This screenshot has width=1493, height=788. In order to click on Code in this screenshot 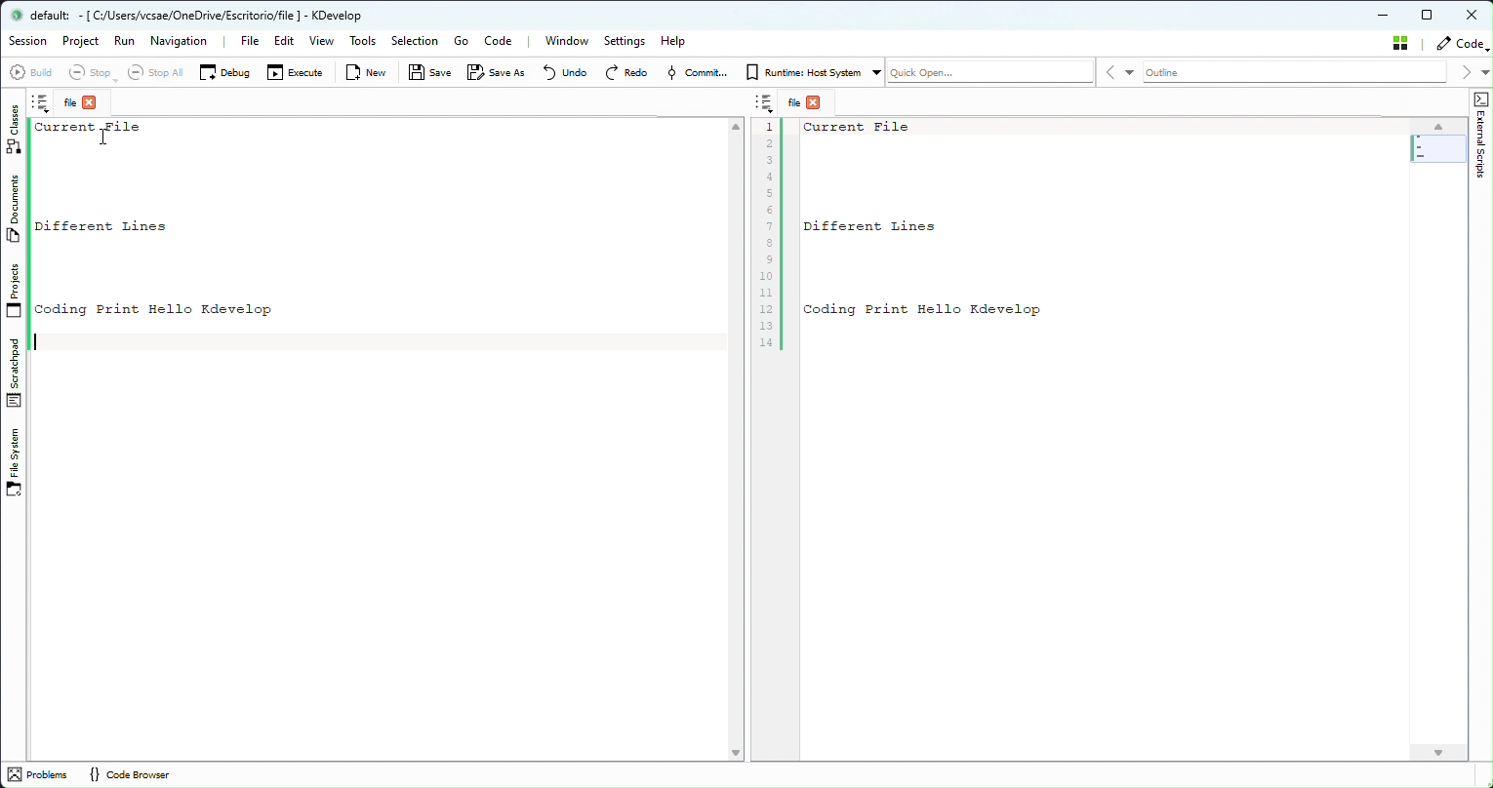, I will do `click(499, 41)`.